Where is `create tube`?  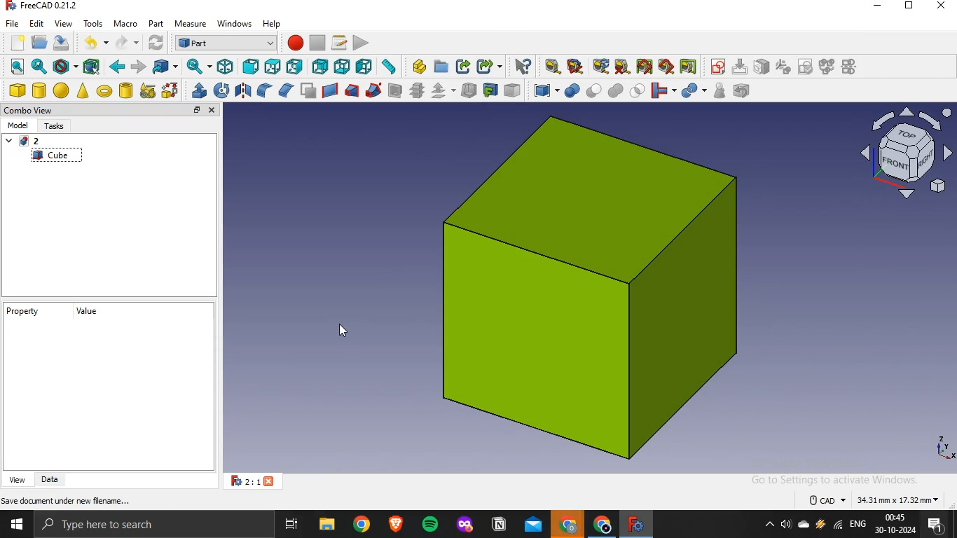 create tube is located at coordinates (125, 90).